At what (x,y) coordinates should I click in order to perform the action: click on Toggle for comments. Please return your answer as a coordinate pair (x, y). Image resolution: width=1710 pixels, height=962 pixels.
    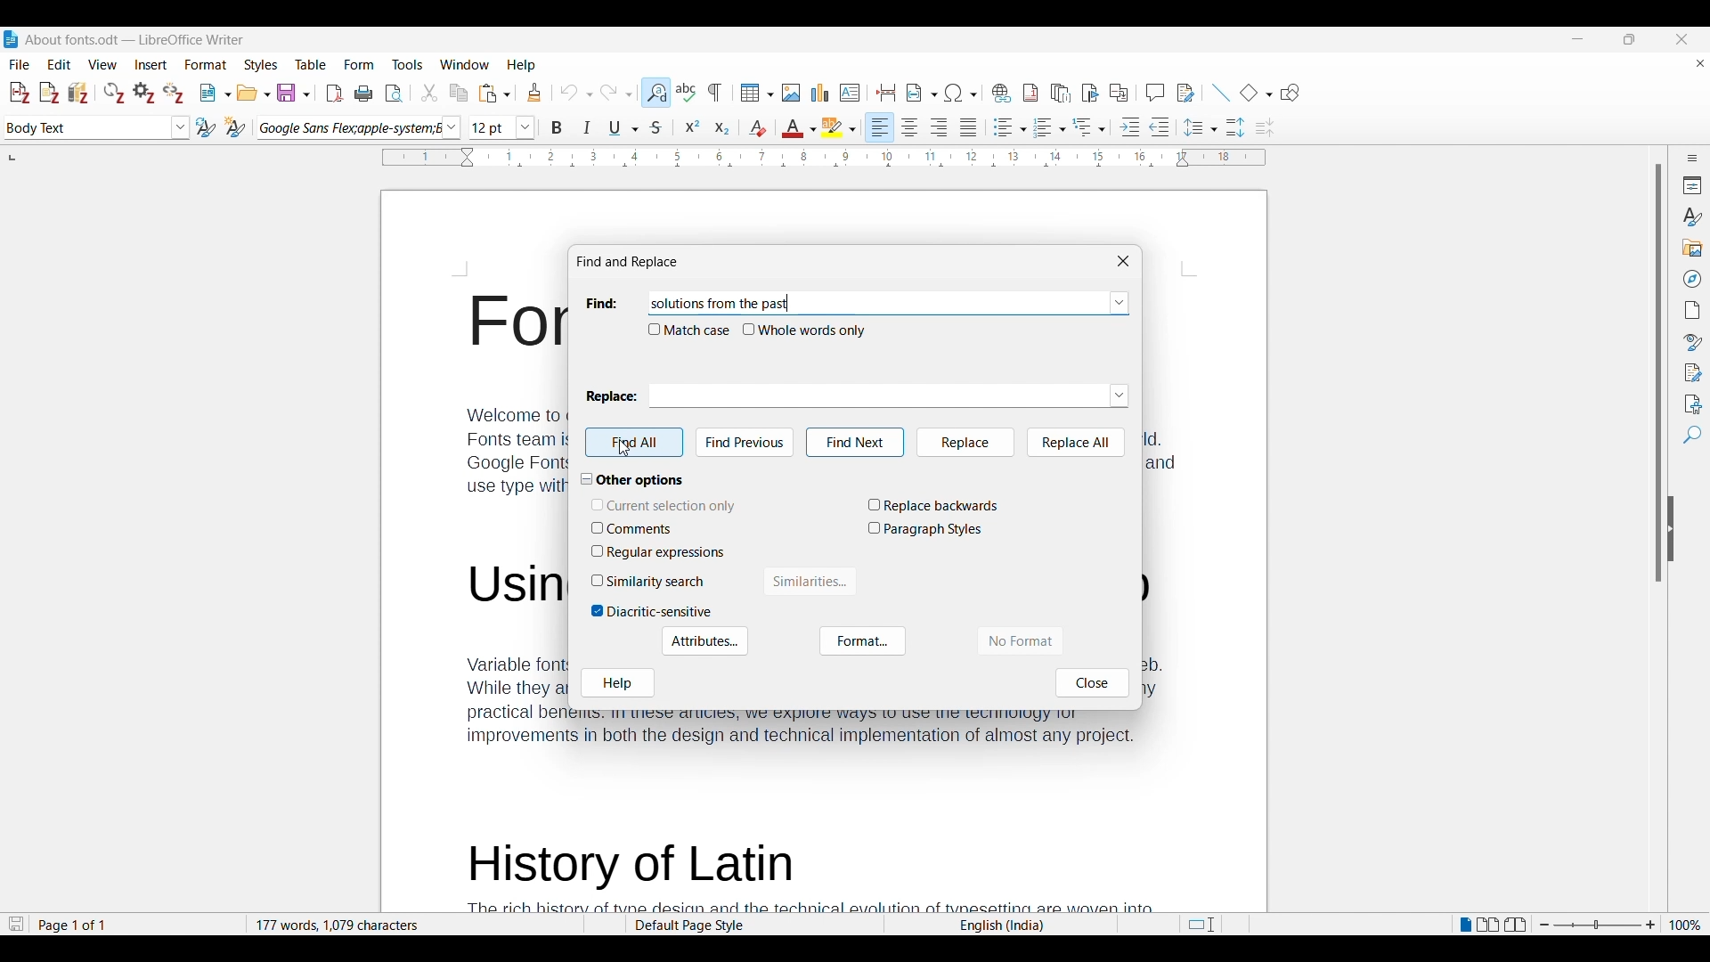
    Looking at the image, I should click on (639, 528).